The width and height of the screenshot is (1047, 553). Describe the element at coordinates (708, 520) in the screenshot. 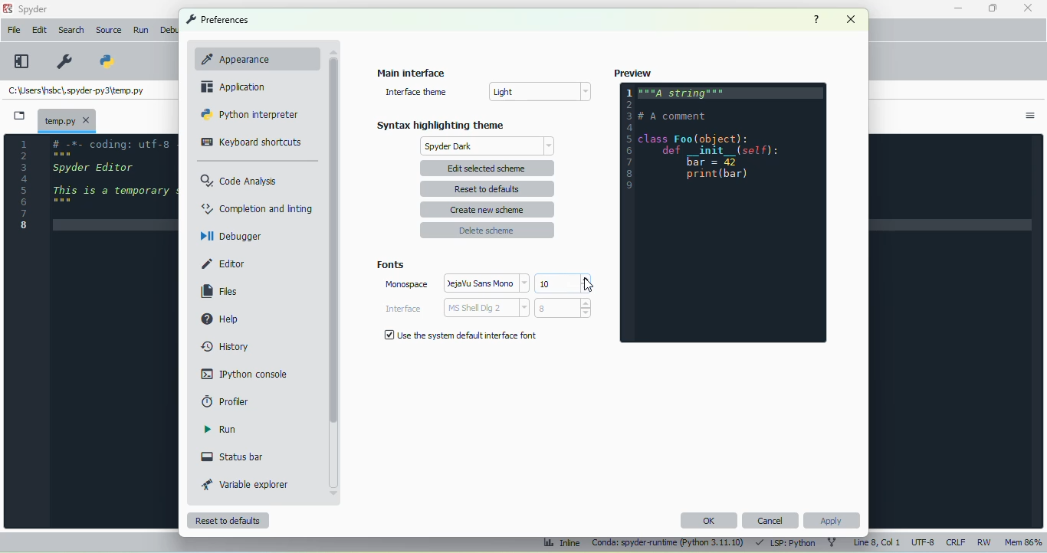

I see `OK` at that location.